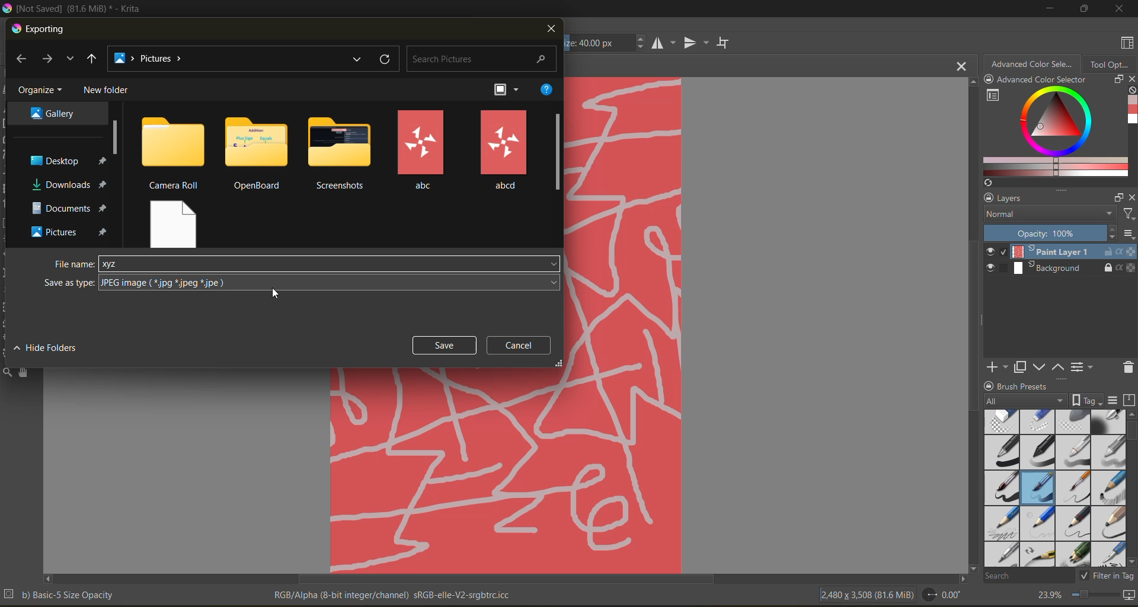  I want to click on [Not Saved] (81.6 MiB) *, so click(577, 66).